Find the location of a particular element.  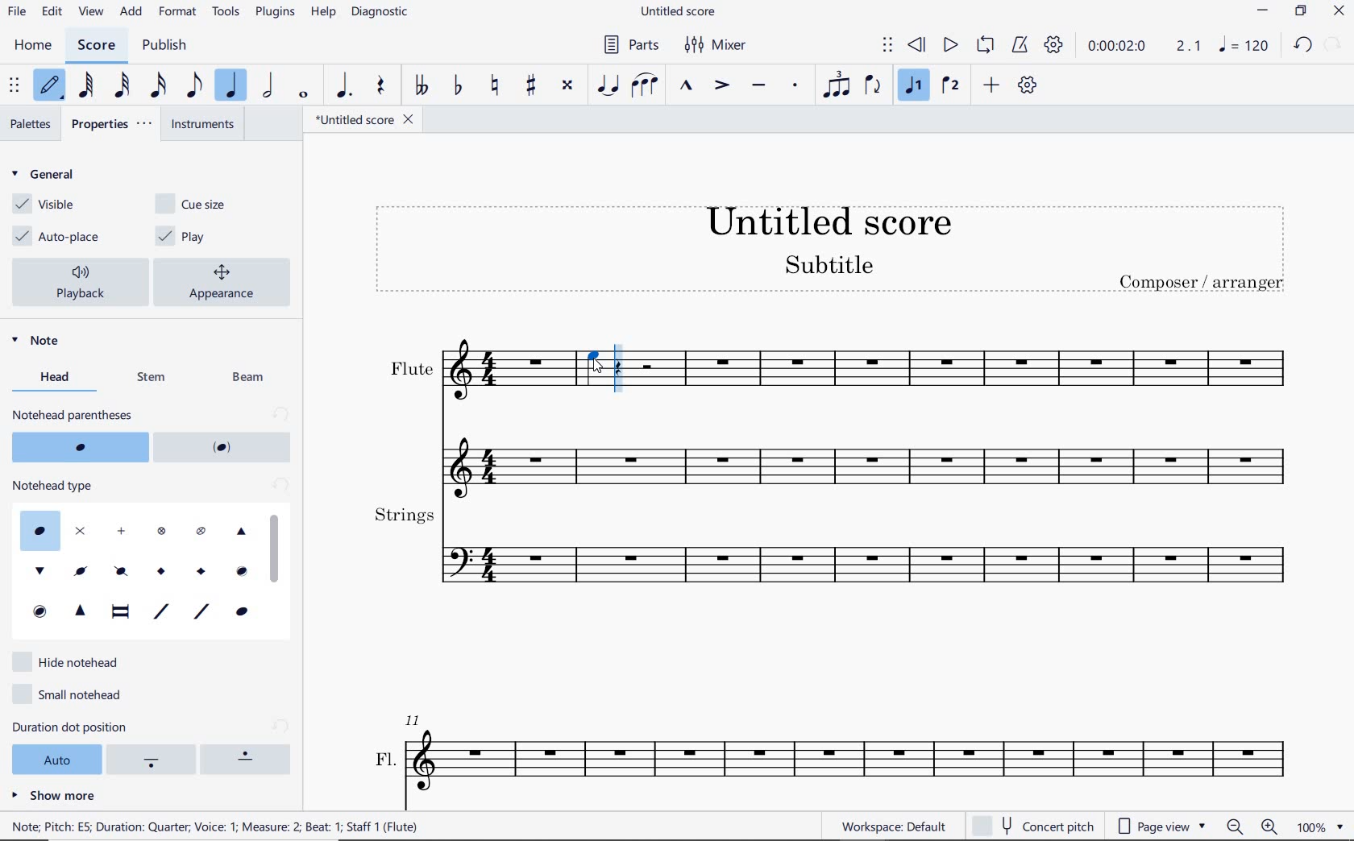

undo is located at coordinates (1302, 43).